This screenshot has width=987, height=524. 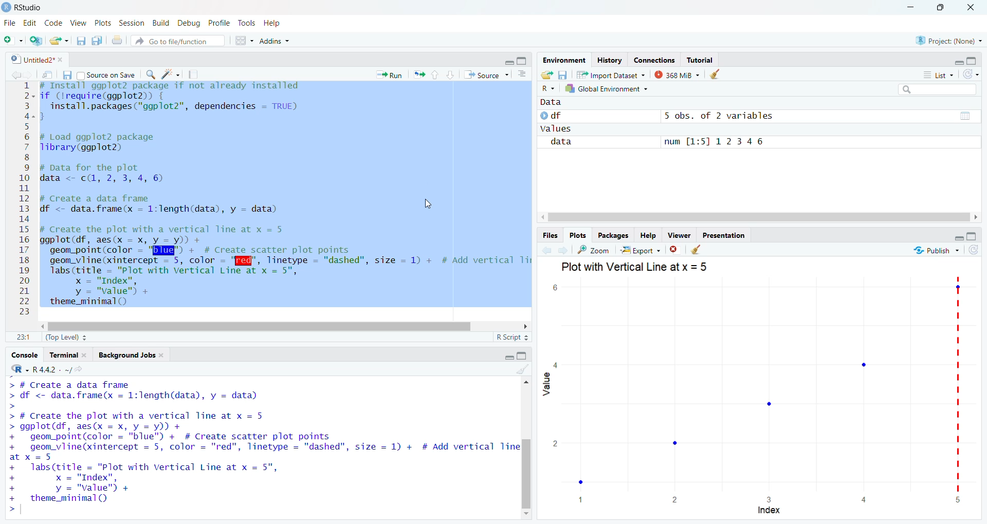 What do you see at coordinates (452, 77) in the screenshot?
I see `downward` at bounding box center [452, 77].